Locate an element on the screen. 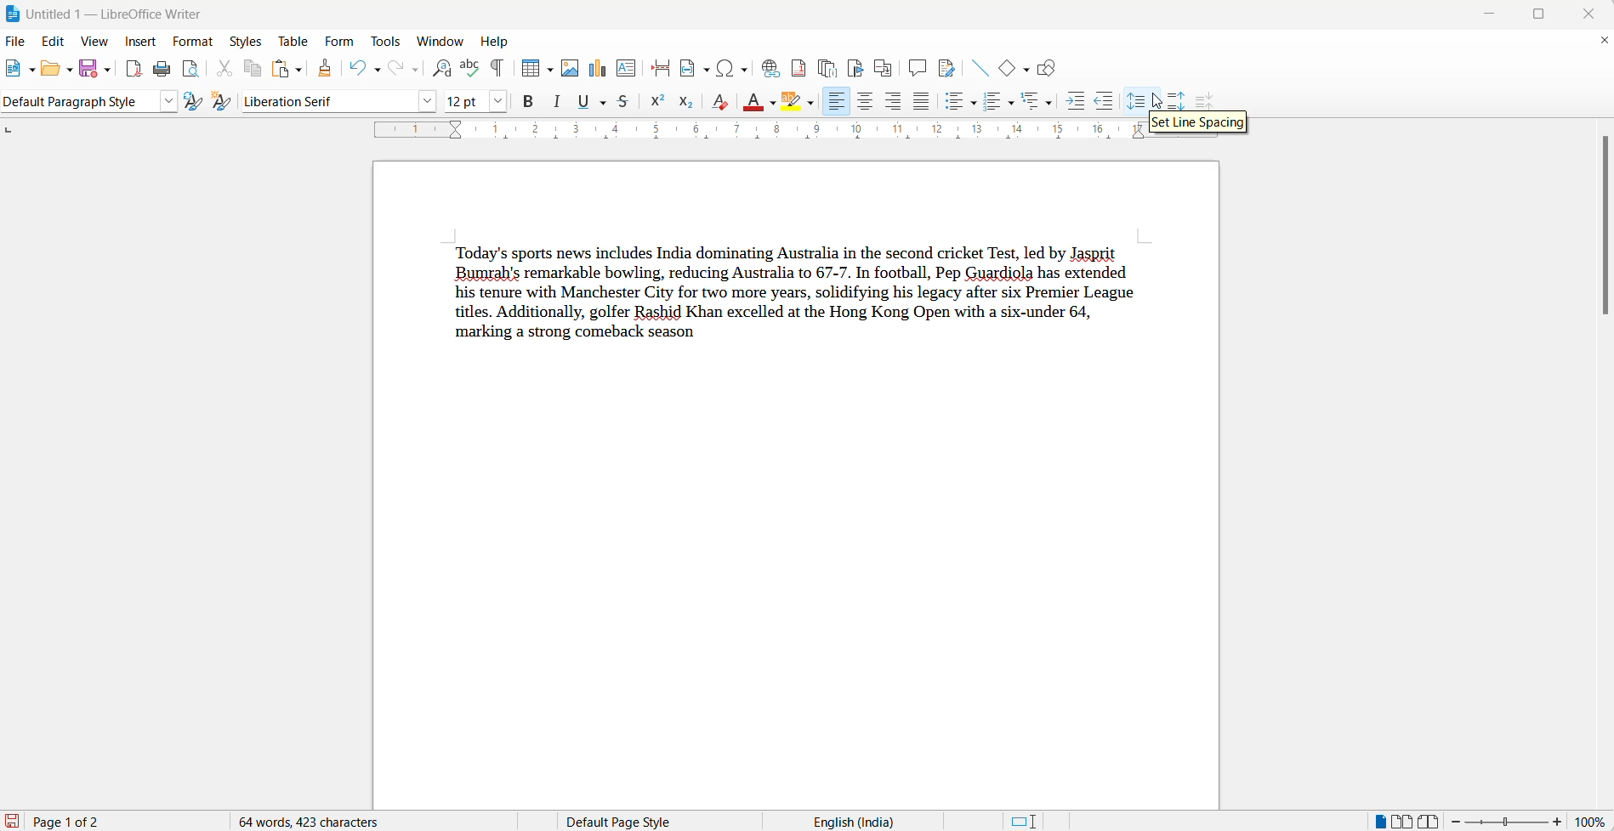 The height and width of the screenshot is (831, 1614). single page view is located at coordinates (1377, 820).